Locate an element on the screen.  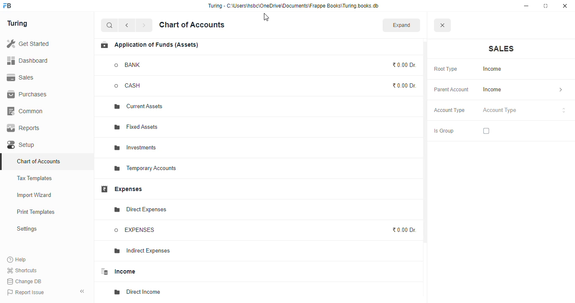
back is located at coordinates (127, 25).